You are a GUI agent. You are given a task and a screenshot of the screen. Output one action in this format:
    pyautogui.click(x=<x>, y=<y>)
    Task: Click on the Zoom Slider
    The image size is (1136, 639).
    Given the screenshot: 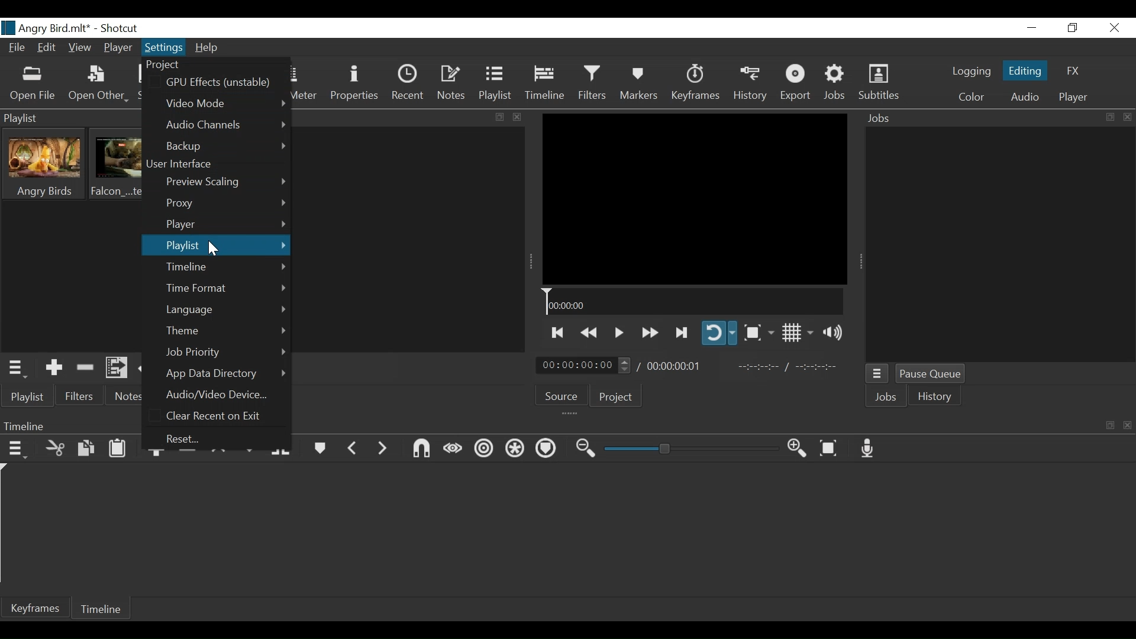 What is the action you would take?
    pyautogui.click(x=690, y=448)
    